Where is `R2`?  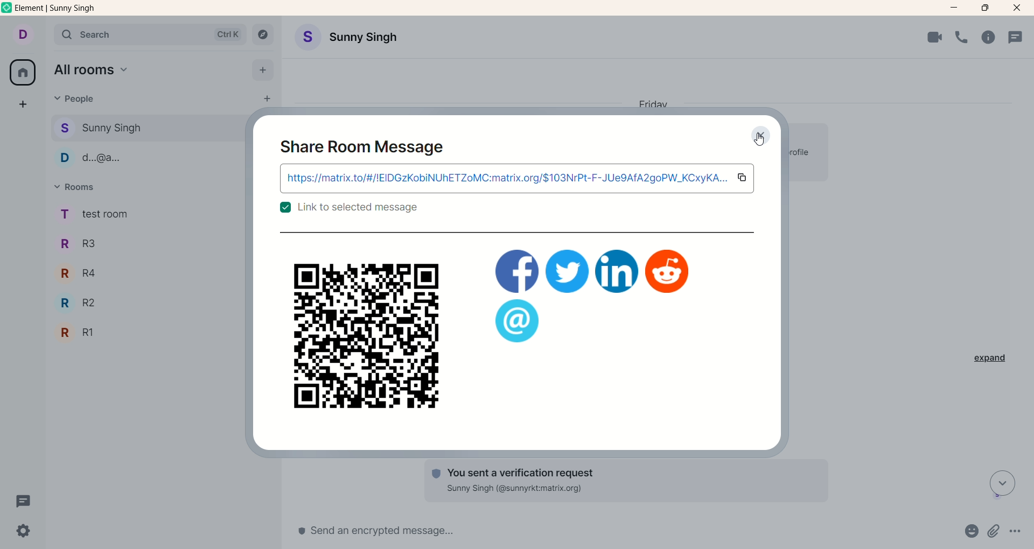
R2 is located at coordinates (84, 304).